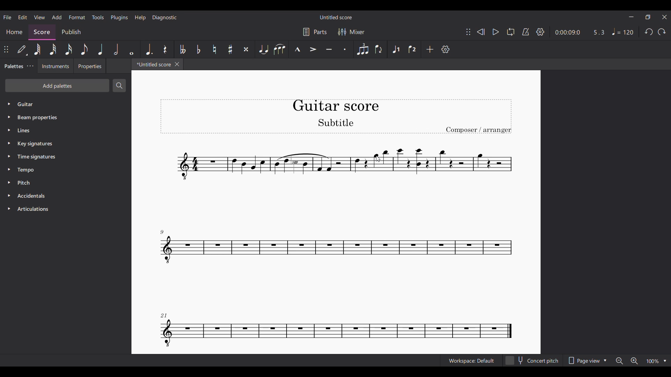 This screenshot has width=671, height=377. What do you see at coordinates (526, 32) in the screenshot?
I see `Metronome` at bounding box center [526, 32].